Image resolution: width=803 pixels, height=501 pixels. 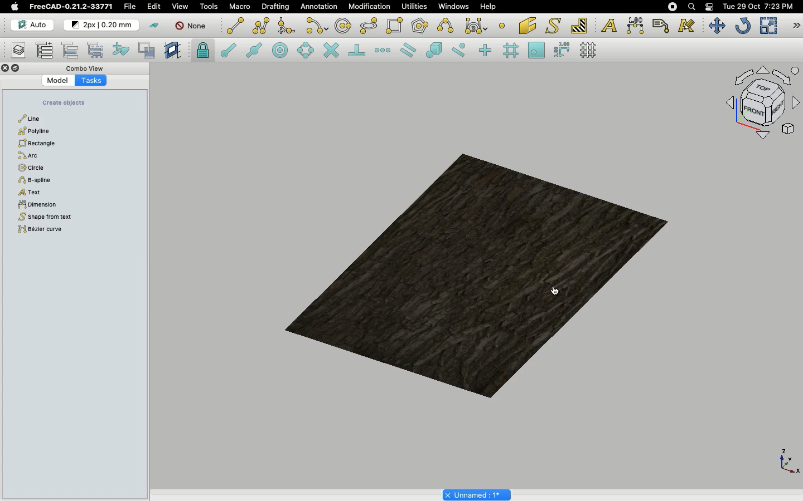 What do you see at coordinates (32, 166) in the screenshot?
I see `Circle` at bounding box center [32, 166].